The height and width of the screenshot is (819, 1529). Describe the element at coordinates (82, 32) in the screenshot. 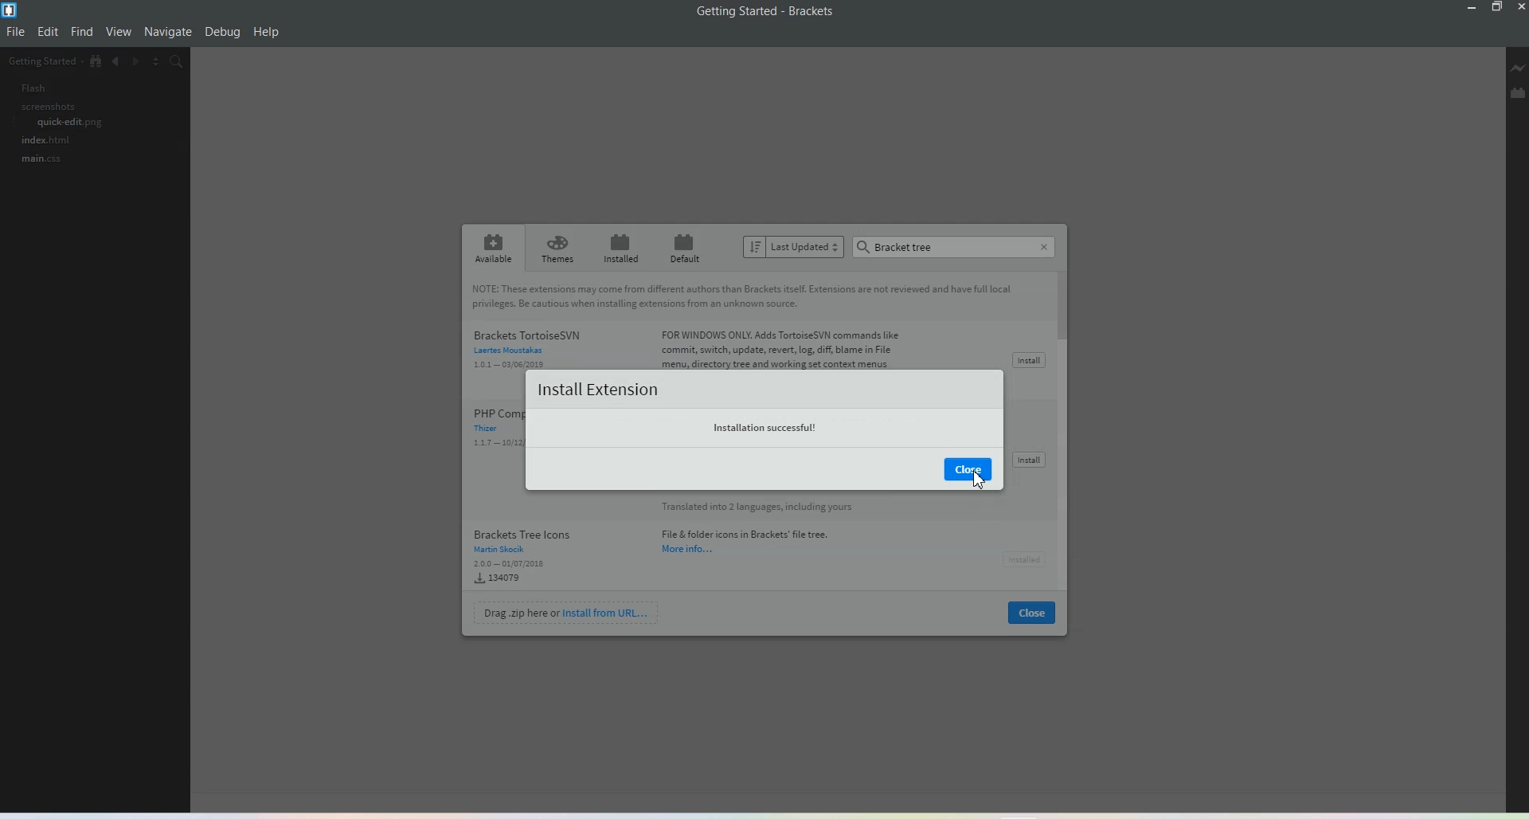

I see `Find` at that location.